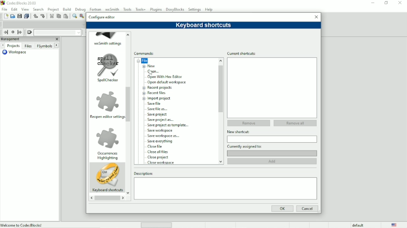  I want to click on Minimize, so click(371, 3).